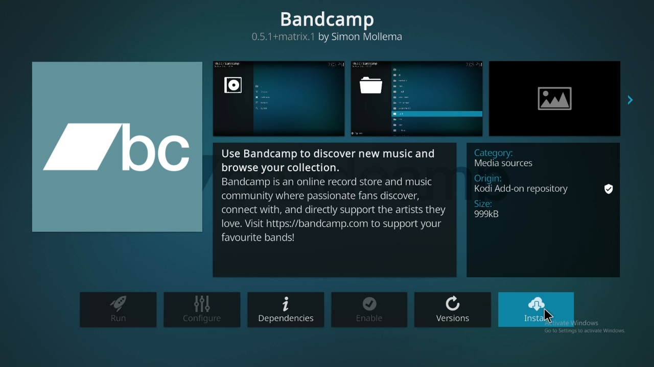 This screenshot has height=367, width=654. What do you see at coordinates (202, 309) in the screenshot?
I see `configure` at bounding box center [202, 309].